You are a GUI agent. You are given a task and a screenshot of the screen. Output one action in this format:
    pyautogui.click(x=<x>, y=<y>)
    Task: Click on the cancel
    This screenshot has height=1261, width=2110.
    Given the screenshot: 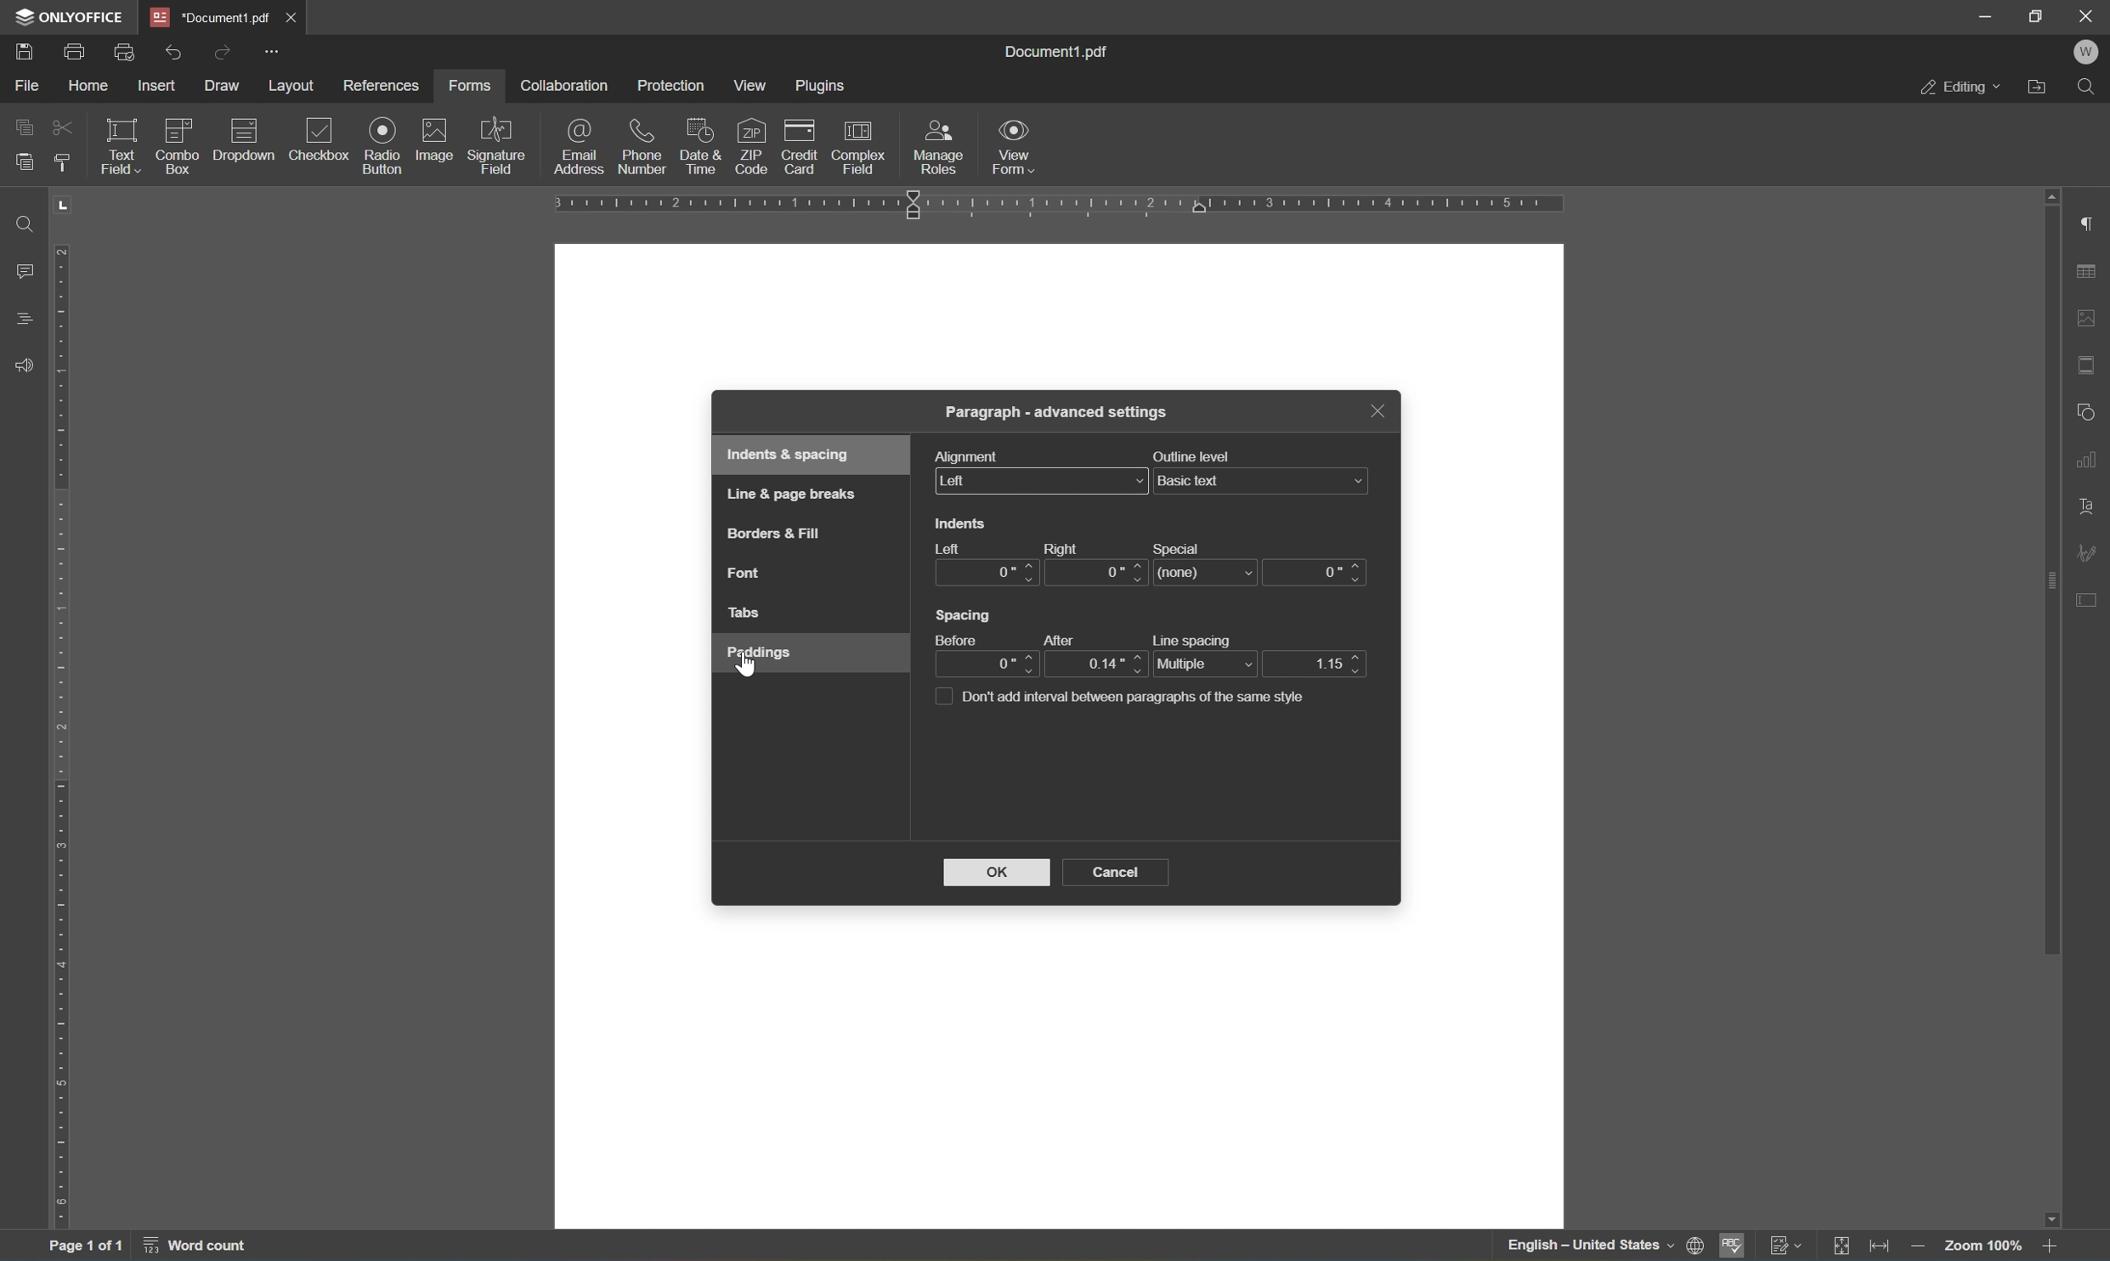 What is the action you would take?
    pyautogui.click(x=1123, y=871)
    